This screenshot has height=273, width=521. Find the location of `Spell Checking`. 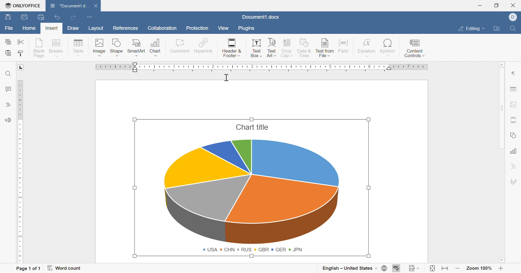

Spell Checking is located at coordinates (397, 268).